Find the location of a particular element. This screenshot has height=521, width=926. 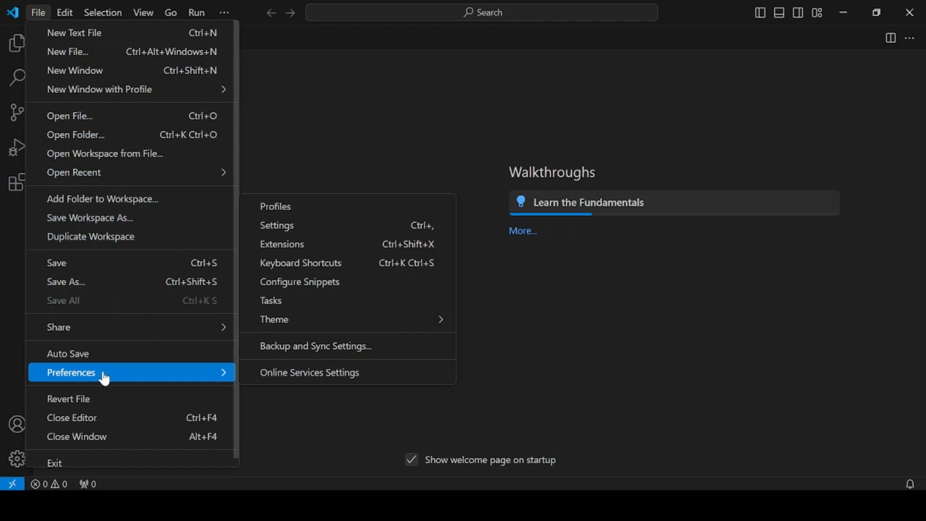

run is located at coordinates (196, 13).